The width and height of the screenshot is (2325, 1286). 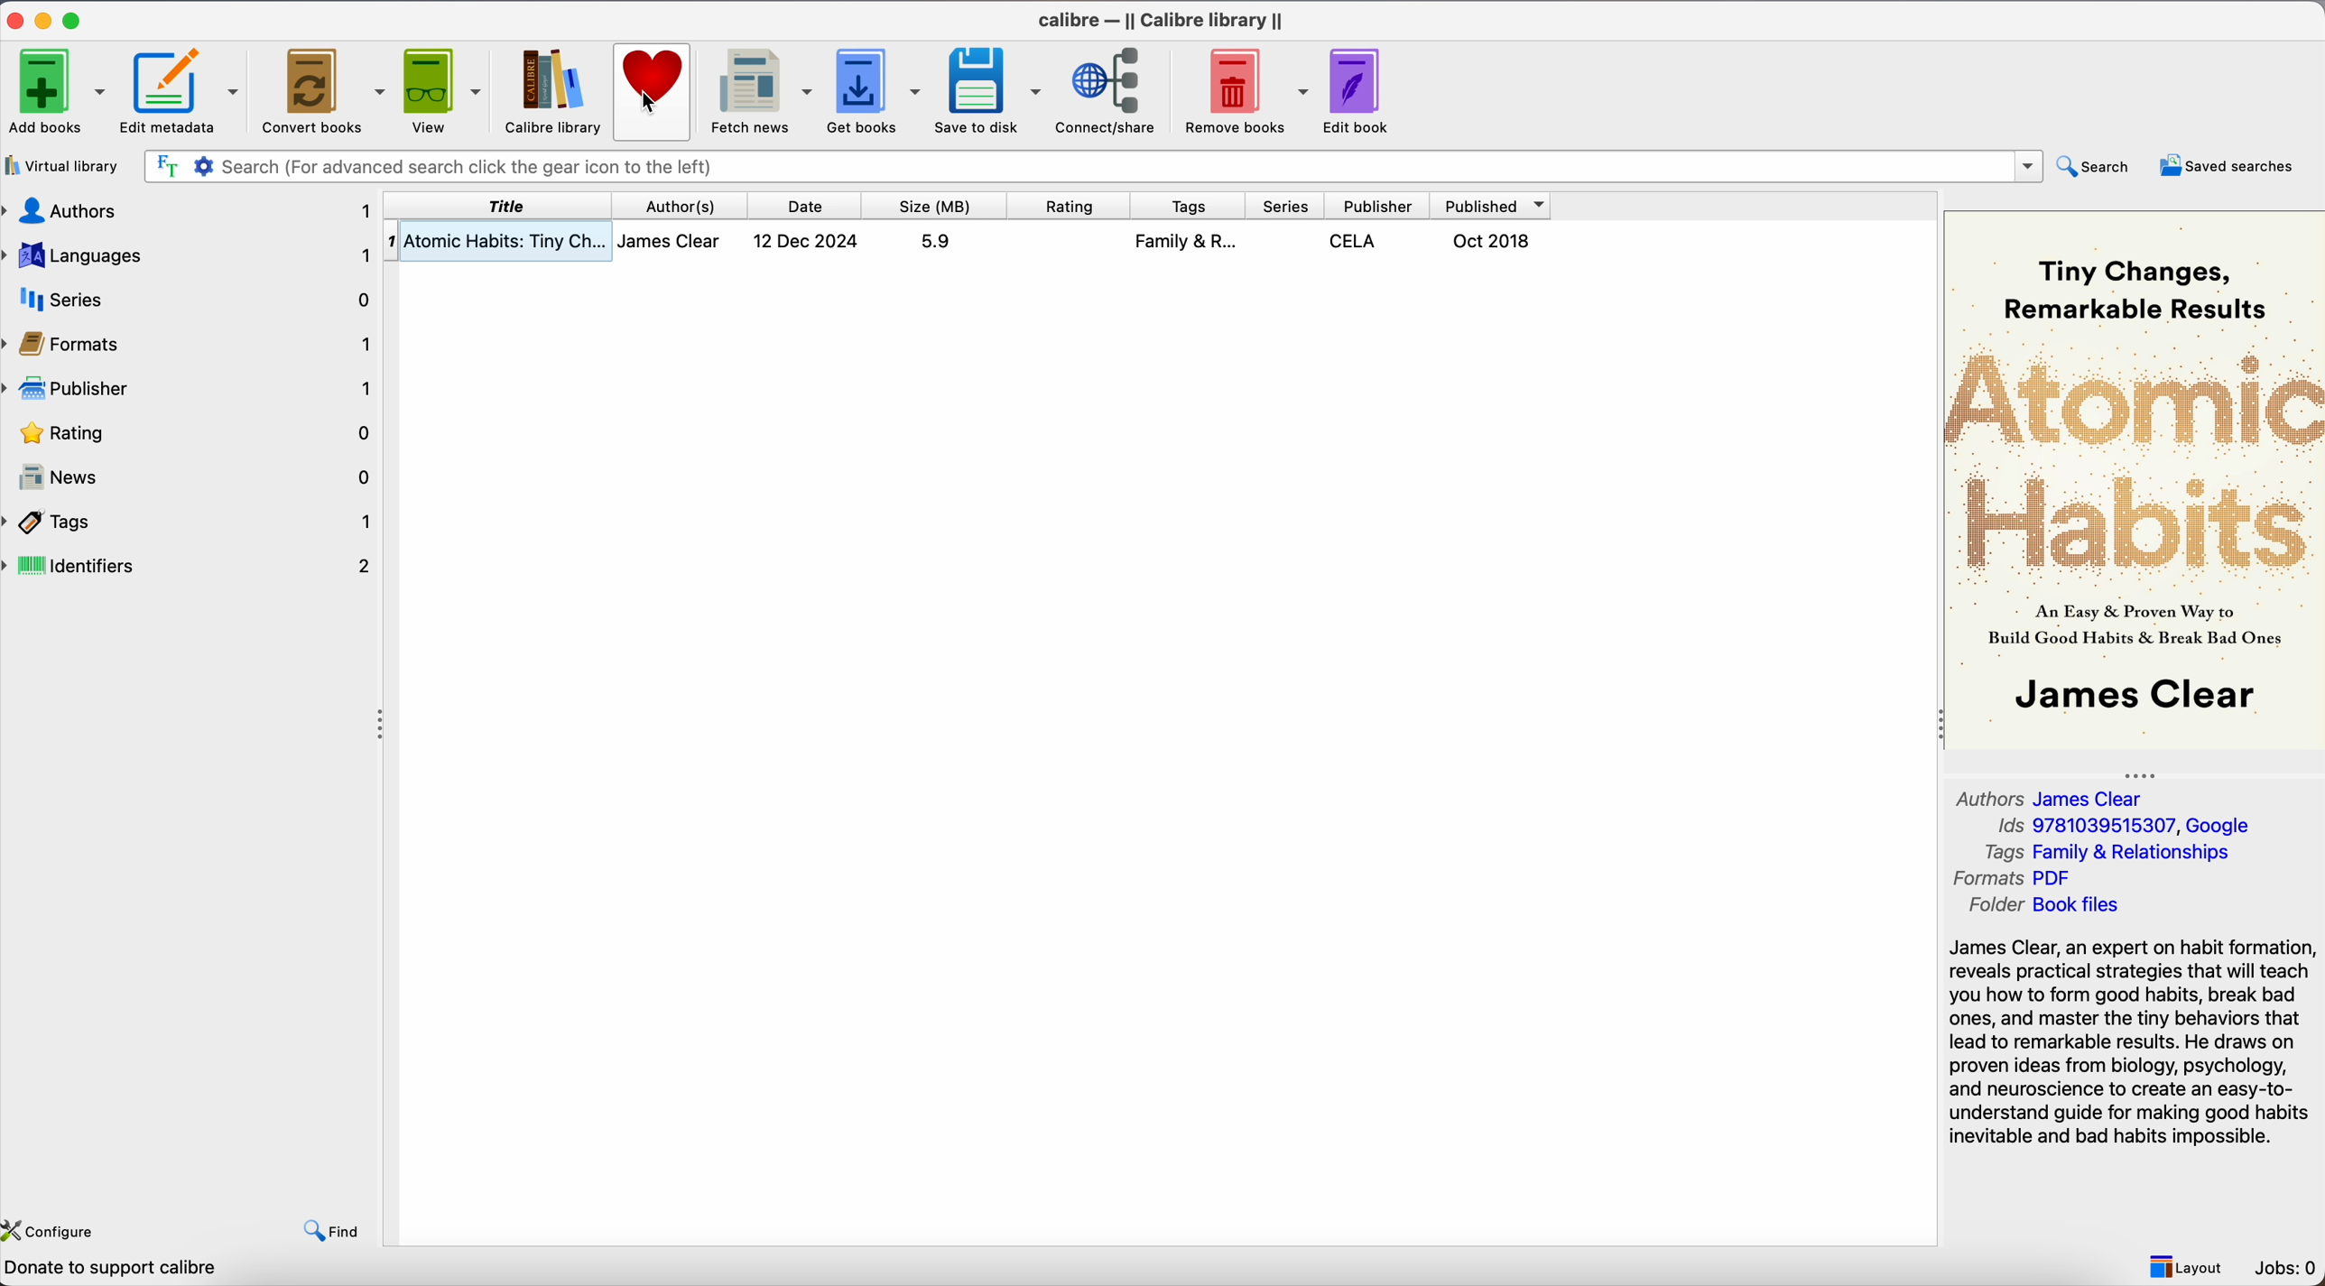 What do you see at coordinates (181, 93) in the screenshot?
I see `edit metadata` at bounding box center [181, 93].